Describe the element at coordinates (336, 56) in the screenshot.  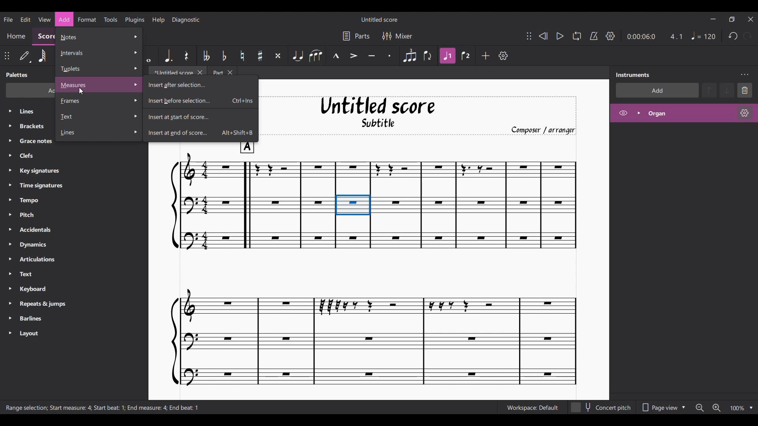
I see `Marcato` at that location.